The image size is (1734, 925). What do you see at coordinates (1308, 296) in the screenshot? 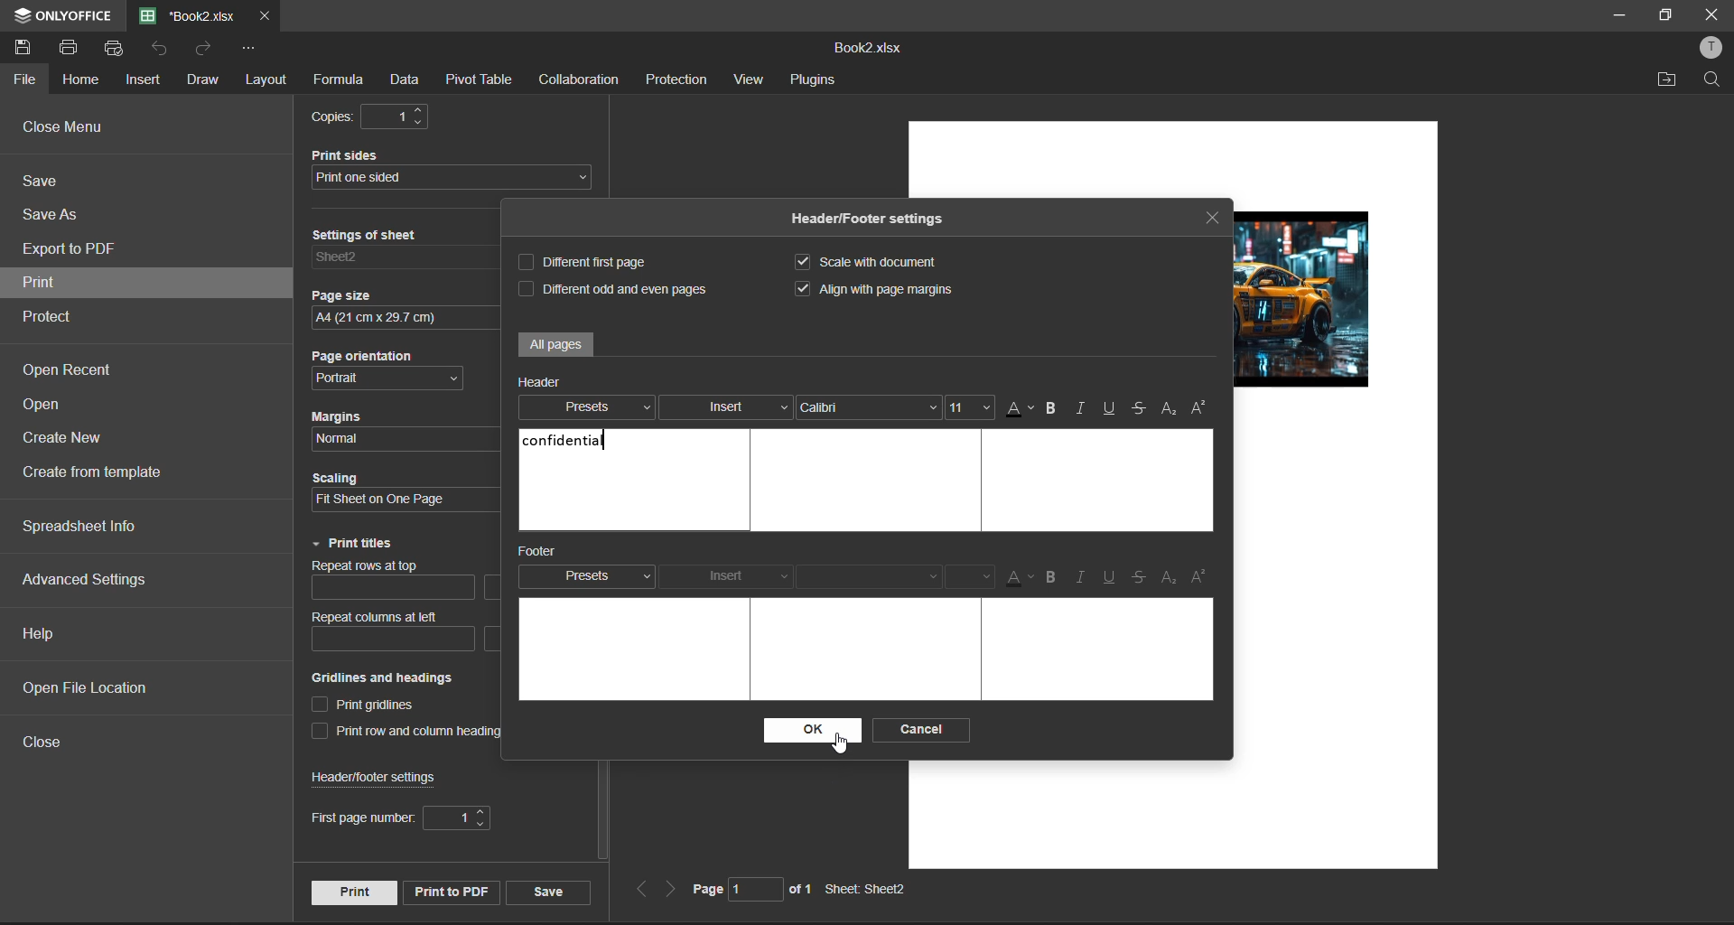
I see `picture` at bounding box center [1308, 296].